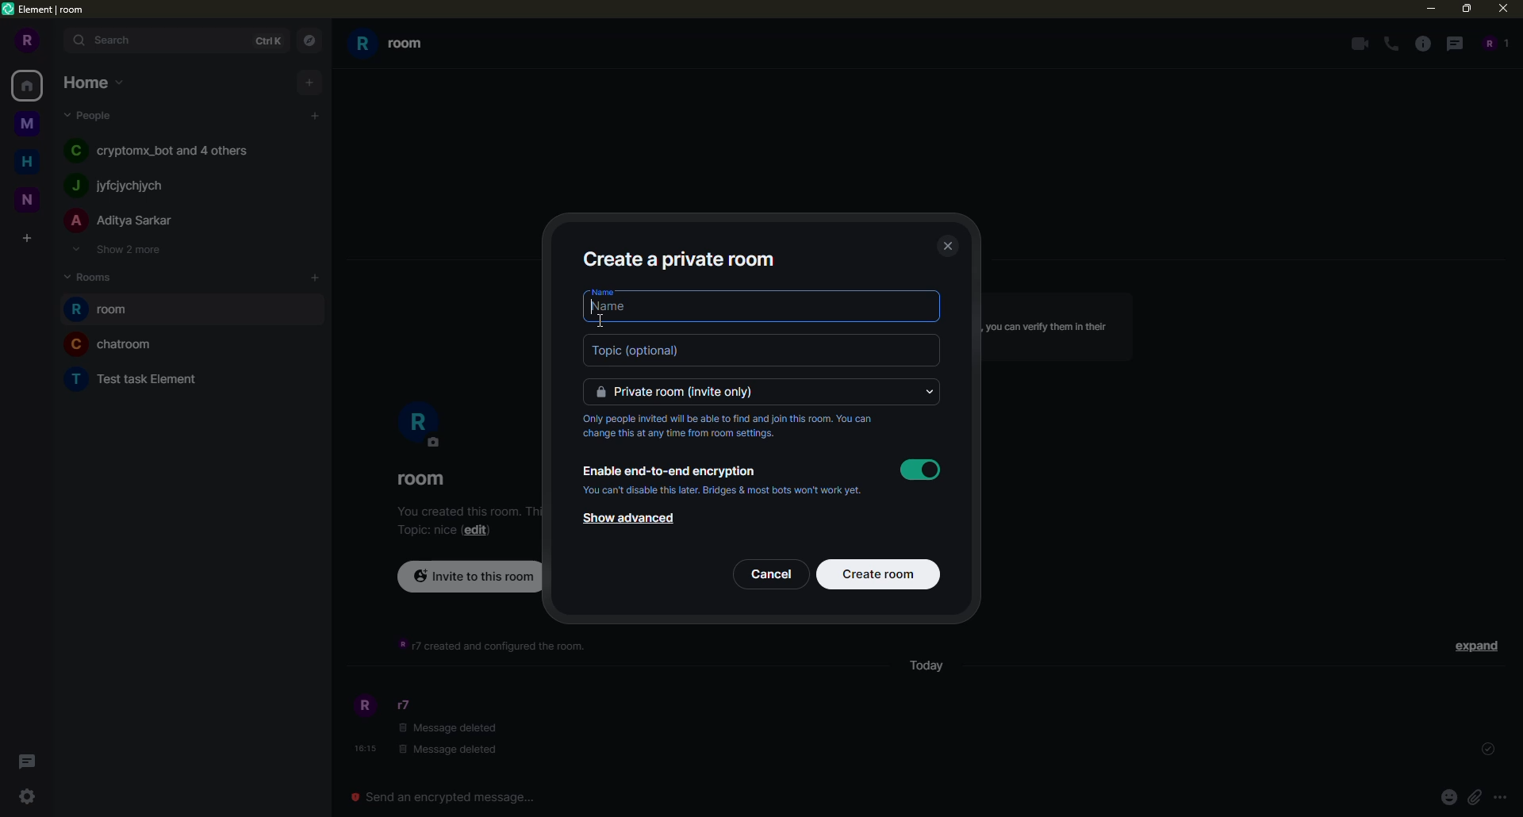 This screenshot has width=1523, height=817. I want to click on info, so click(493, 646).